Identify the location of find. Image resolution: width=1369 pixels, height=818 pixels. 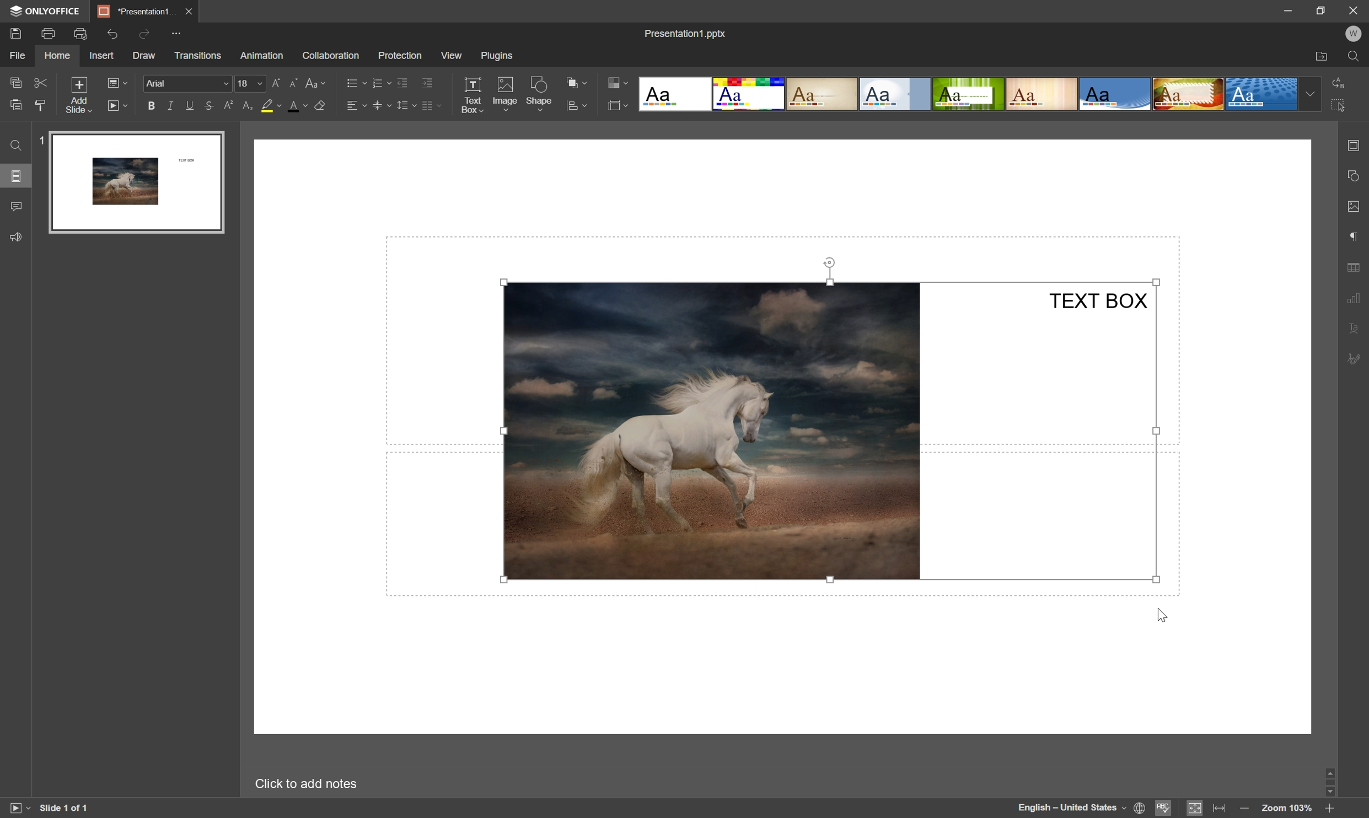
(15, 145).